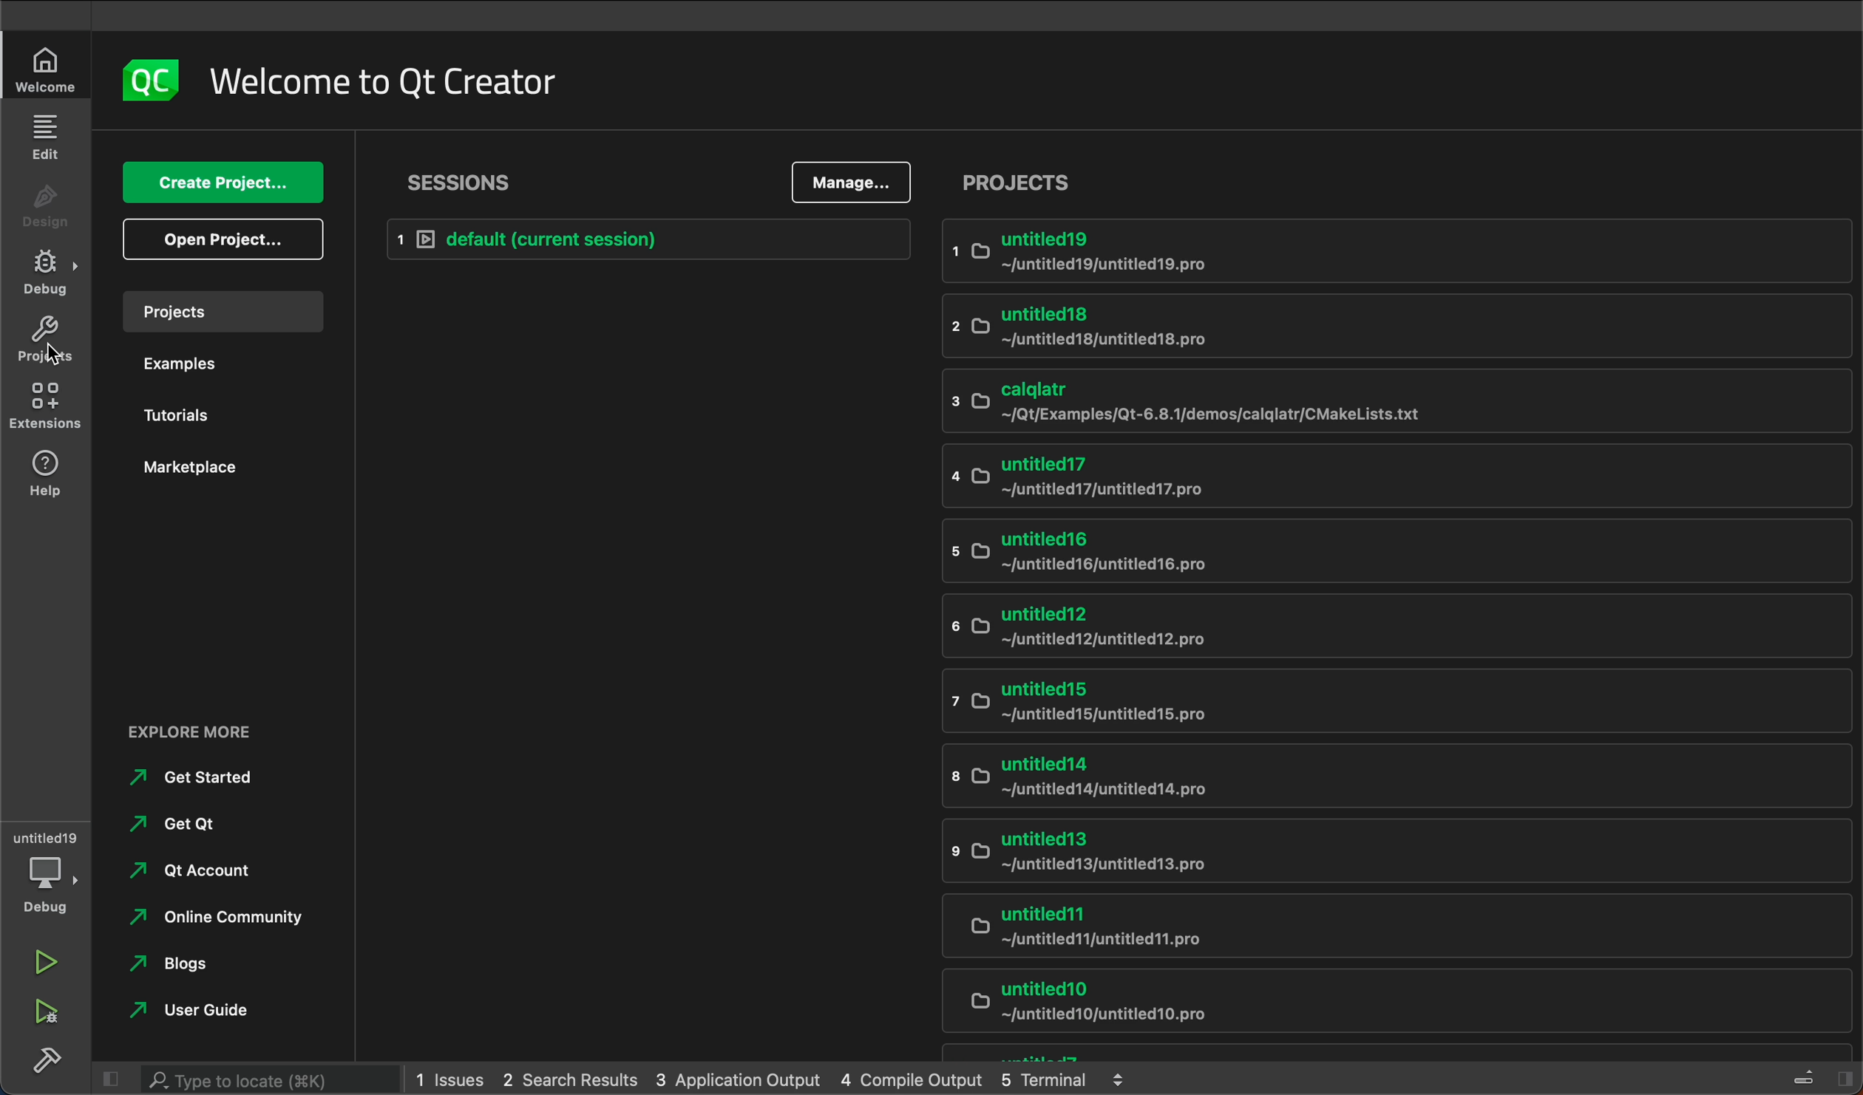 The height and width of the screenshot is (1095, 1863). Describe the element at coordinates (44, 405) in the screenshot. I see `extensions` at that location.